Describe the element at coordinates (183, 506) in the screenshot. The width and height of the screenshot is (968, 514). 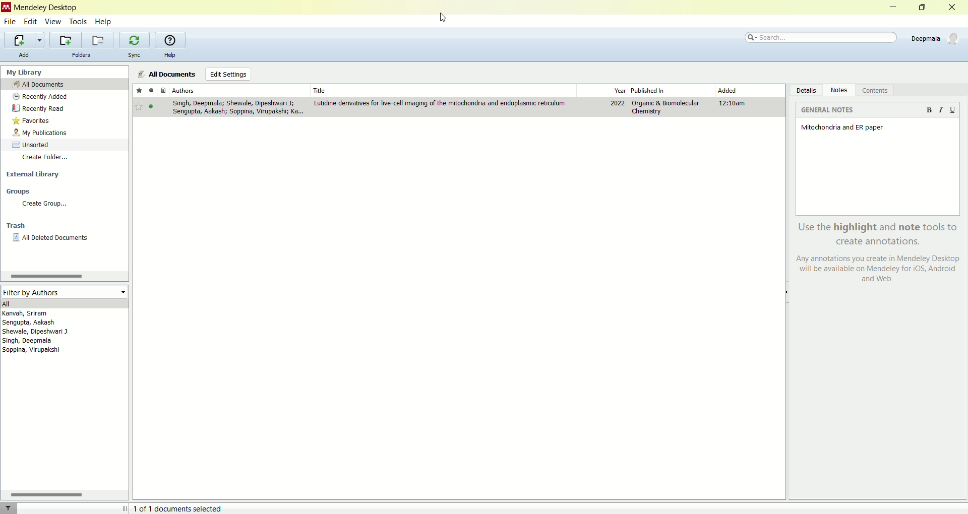
I see `1 of 1 documents selected` at that location.